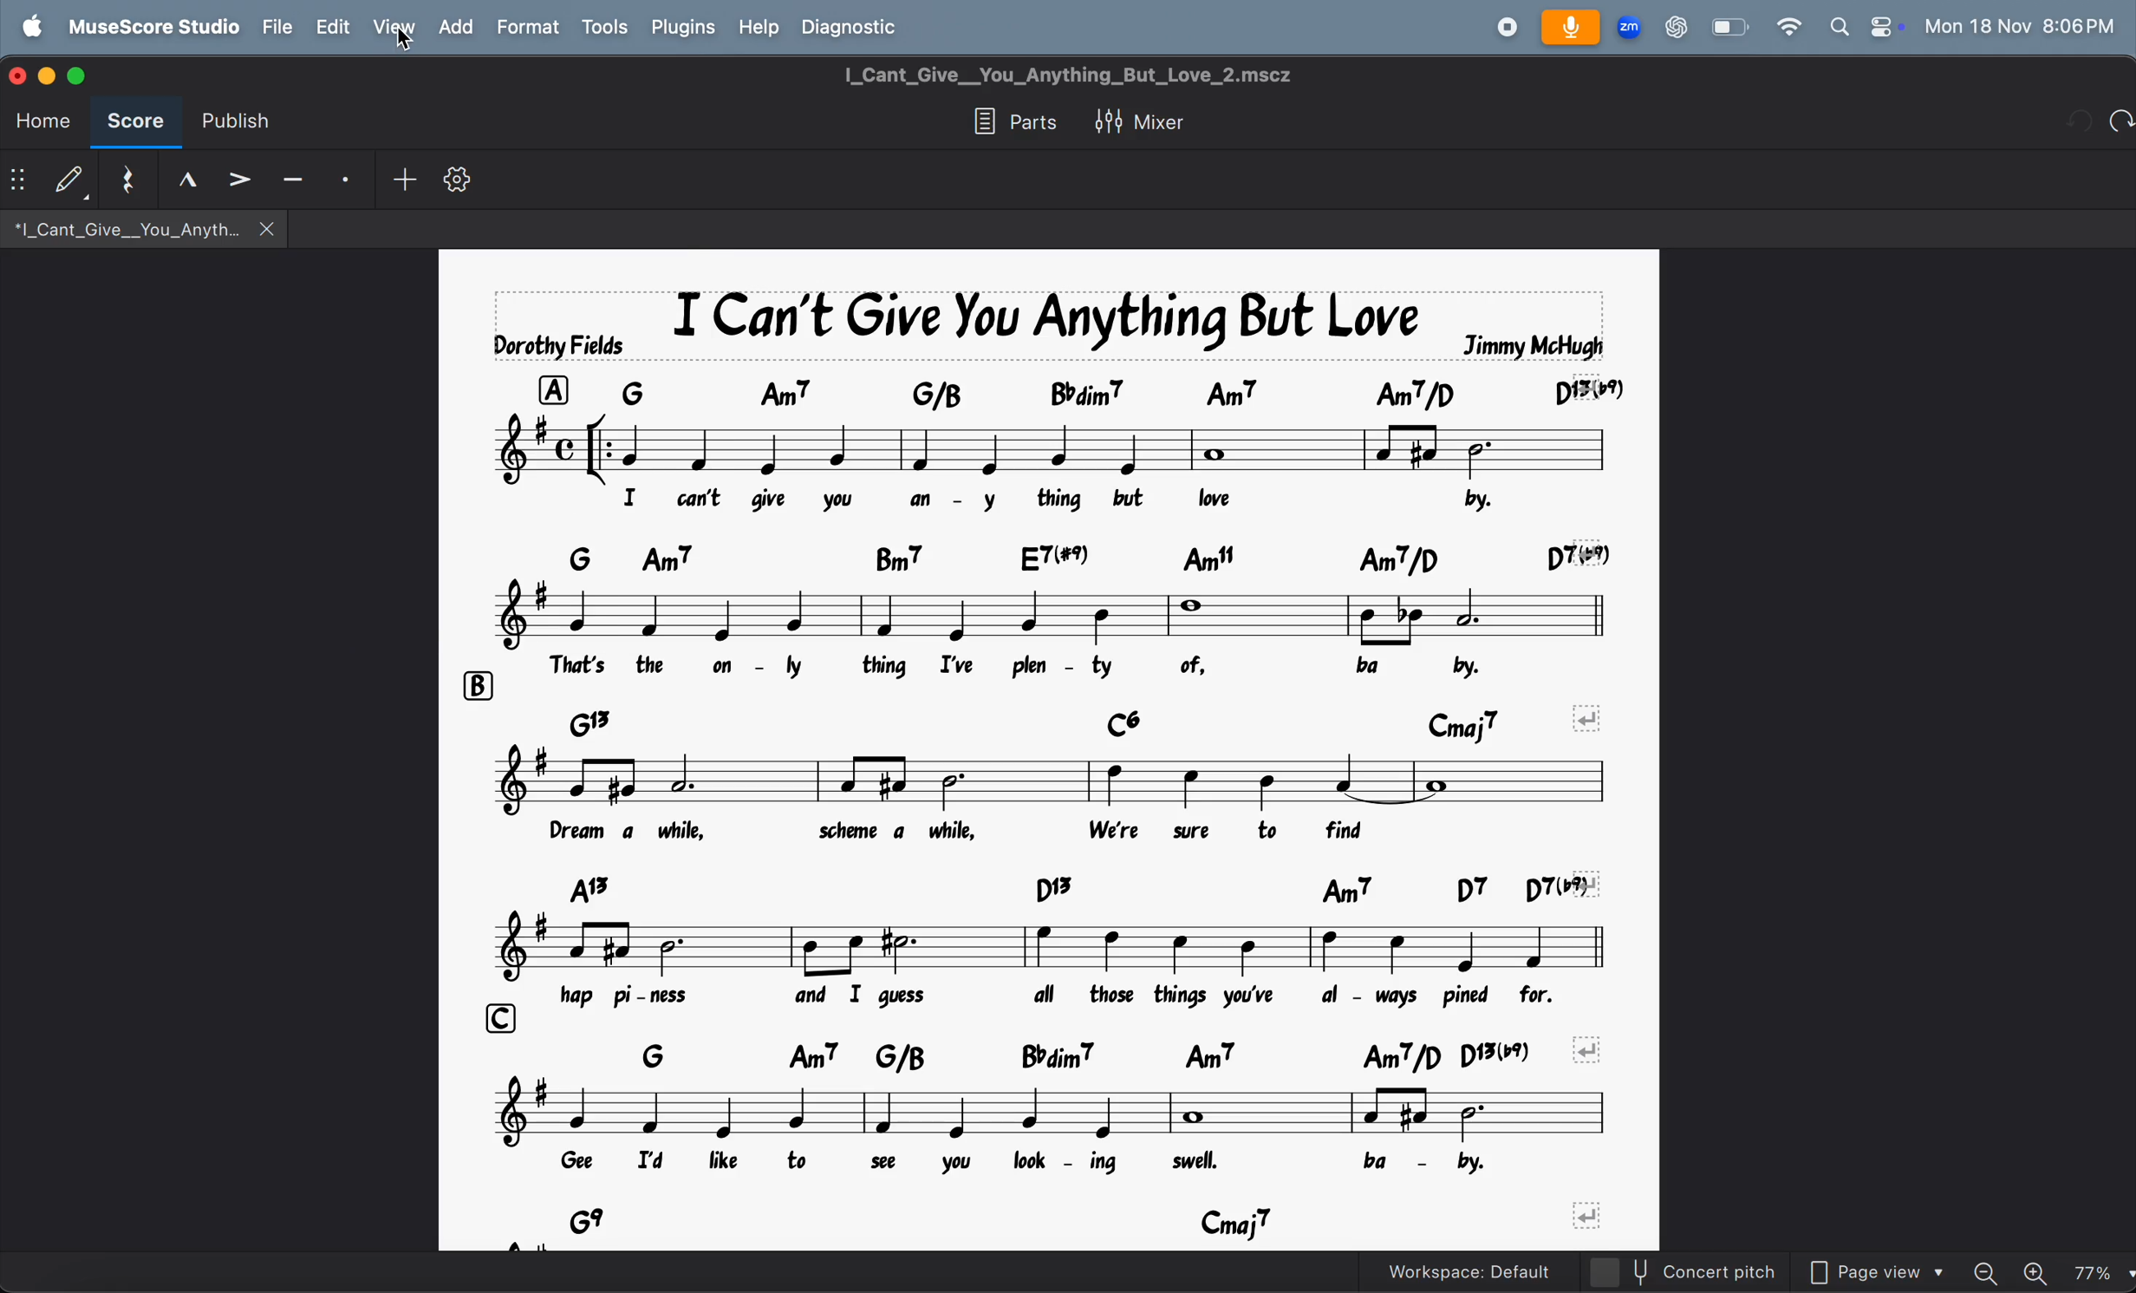  What do you see at coordinates (552, 389) in the screenshot?
I see `row` at bounding box center [552, 389].